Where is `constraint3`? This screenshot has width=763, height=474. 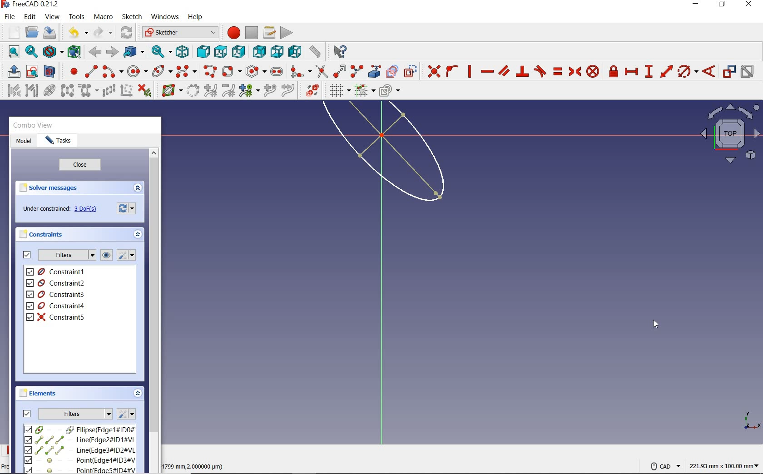 constraint3 is located at coordinates (56, 295).